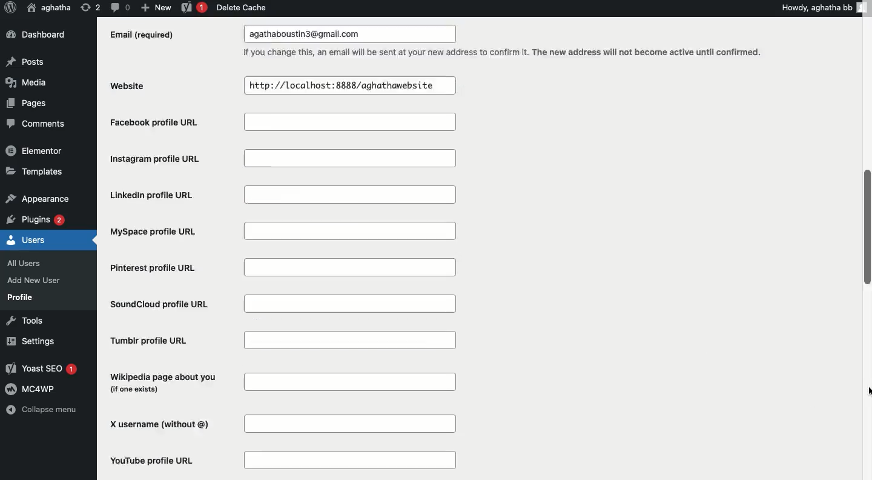  Describe the element at coordinates (28, 102) in the screenshot. I see `Pages` at that location.